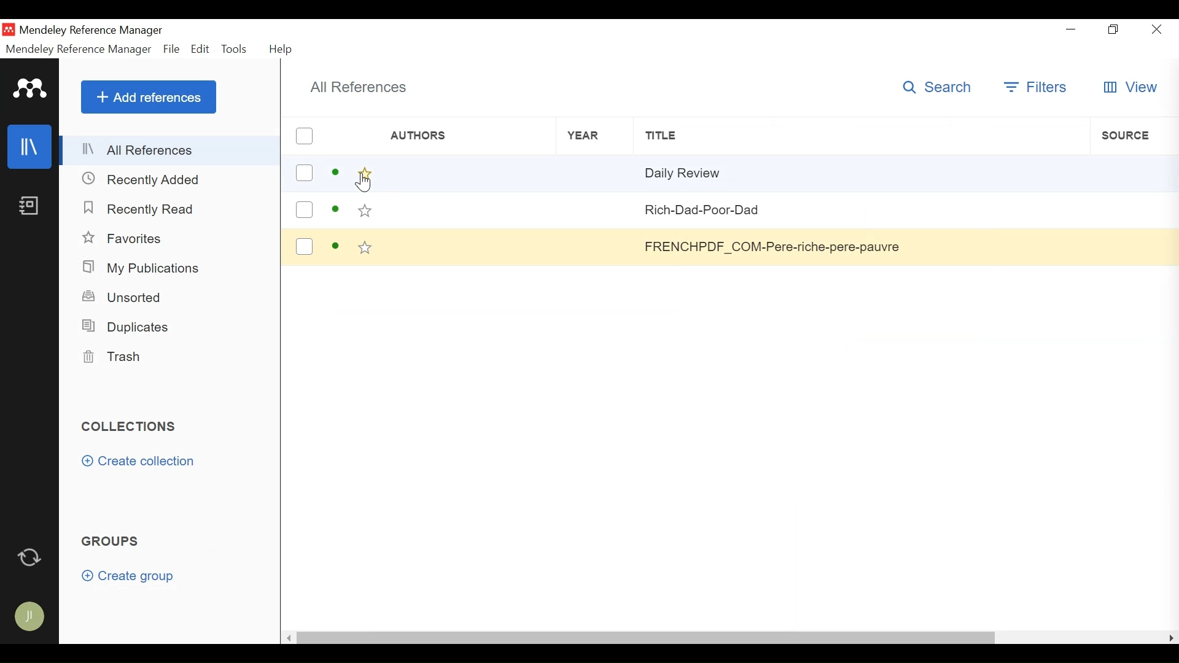 This screenshot has height=663, width=1179. I want to click on File, so click(172, 48).